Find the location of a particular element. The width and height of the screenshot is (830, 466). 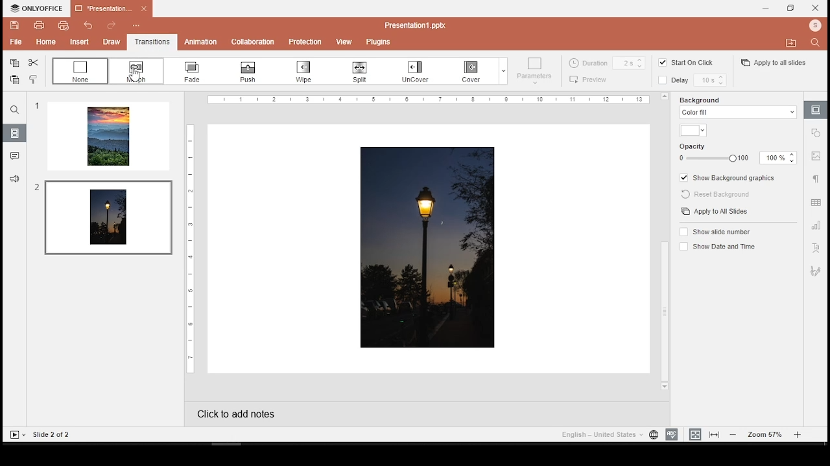

support and feedback is located at coordinates (14, 178).